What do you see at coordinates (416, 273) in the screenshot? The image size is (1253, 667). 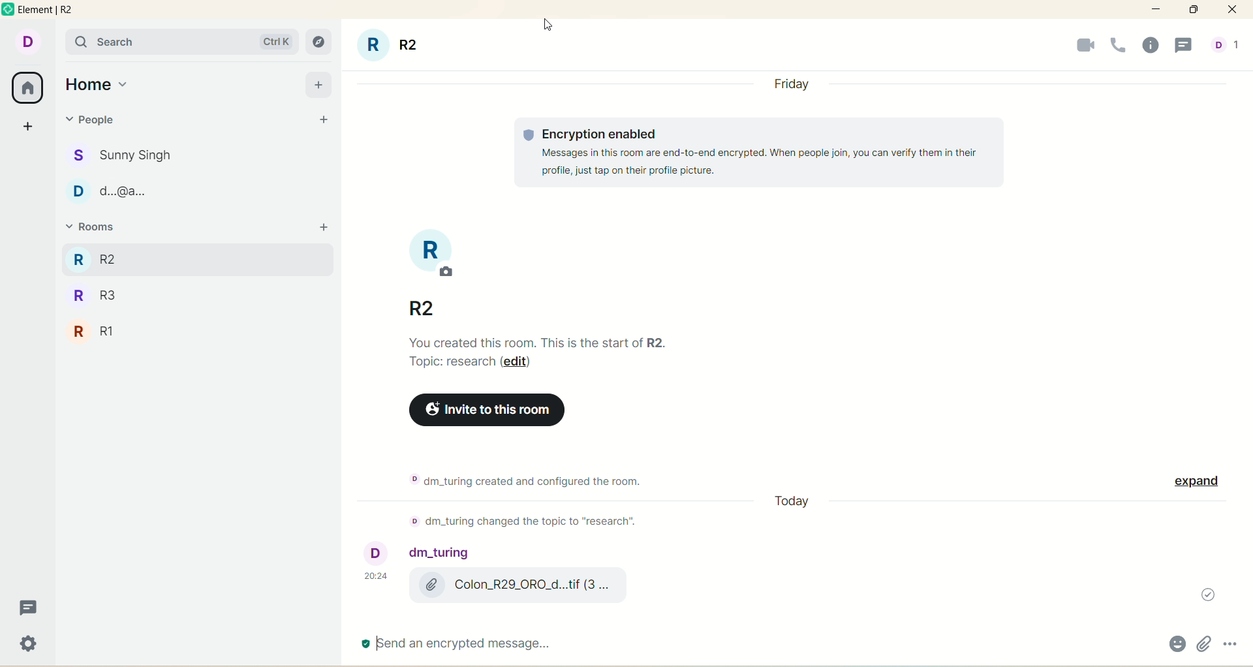 I see `room name` at bounding box center [416, 273].